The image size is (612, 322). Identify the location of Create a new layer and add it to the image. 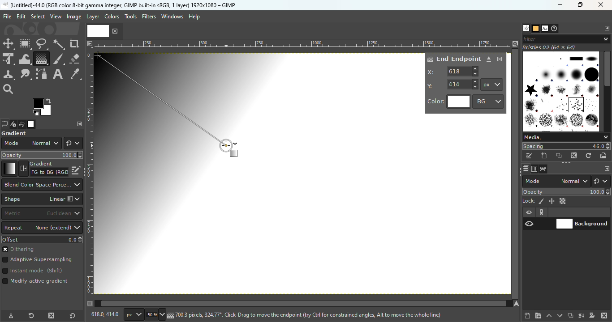
(528, 316).